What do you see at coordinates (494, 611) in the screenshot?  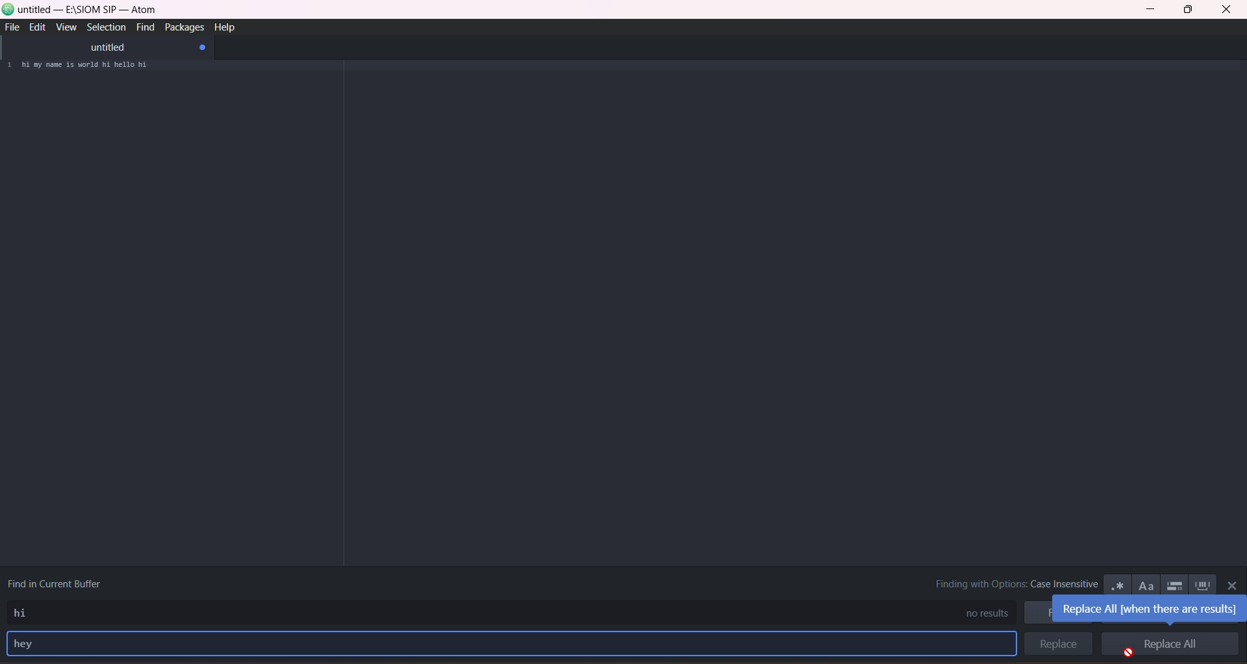 I see `find type area` at bounding box center [494, 611].